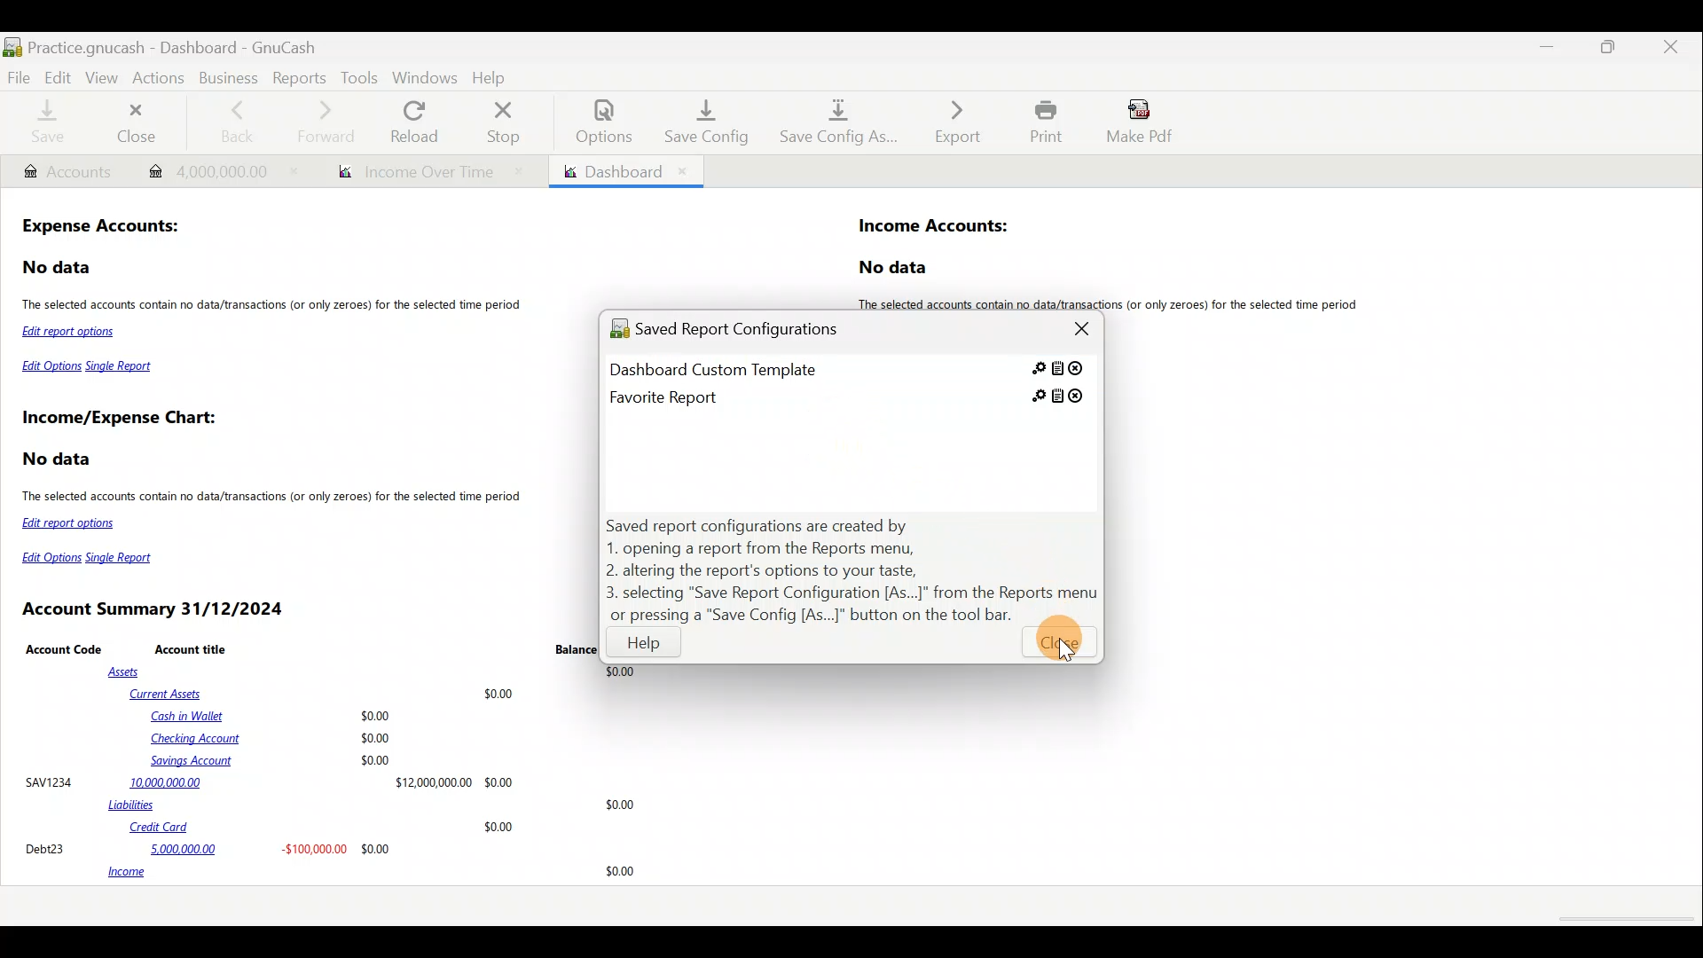 The height and width of the screenshot is (958, 1703). What do you see at coordinates (73, 334) in the screenshot?
I see `Edit report options` at bounding box center [73, 334].